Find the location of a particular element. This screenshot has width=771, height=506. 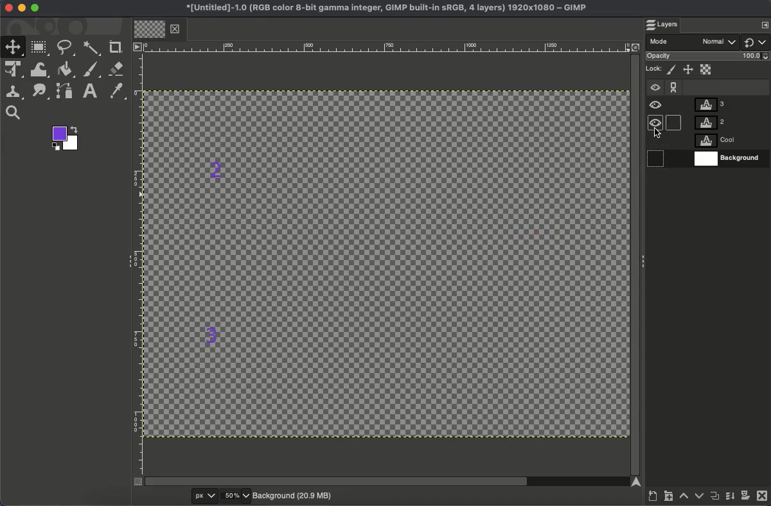

Path is located at coordinates (66, 93).